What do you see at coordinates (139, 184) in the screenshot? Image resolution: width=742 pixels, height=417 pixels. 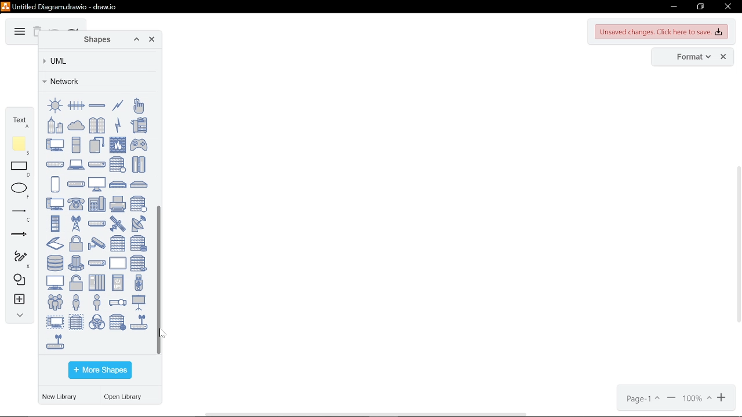 I see `patch panel` at bounding box center [139, 184].